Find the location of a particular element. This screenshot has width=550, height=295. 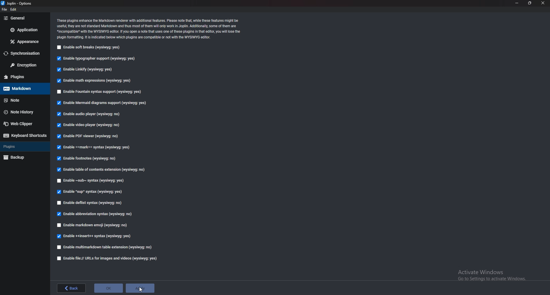

Enable sub syntax is located at coordinates (93, 180).